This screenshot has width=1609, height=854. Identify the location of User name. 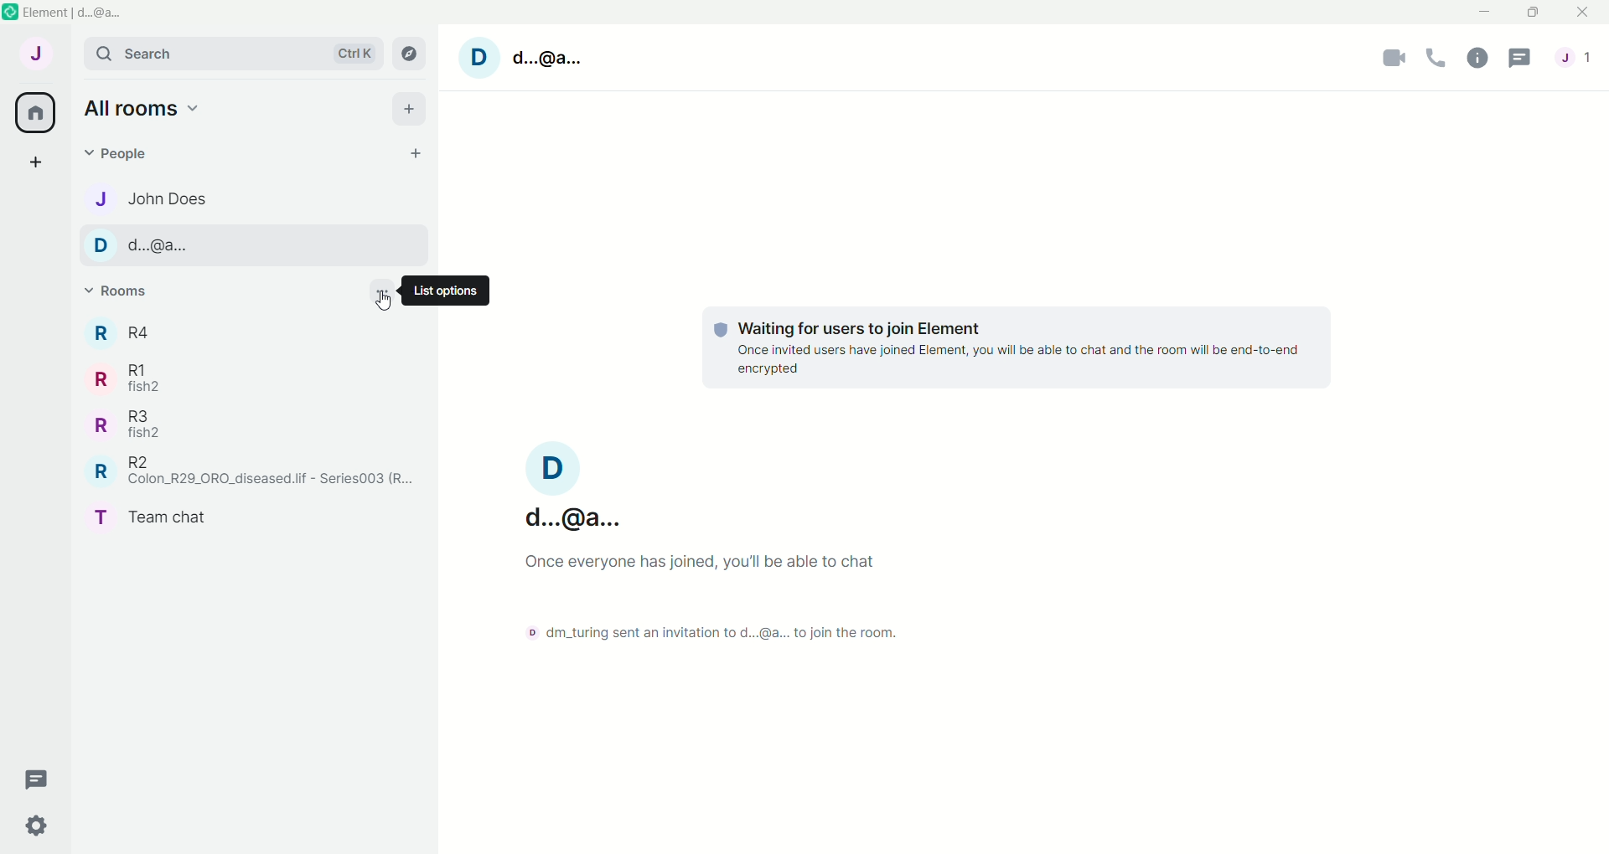
(525, 55).